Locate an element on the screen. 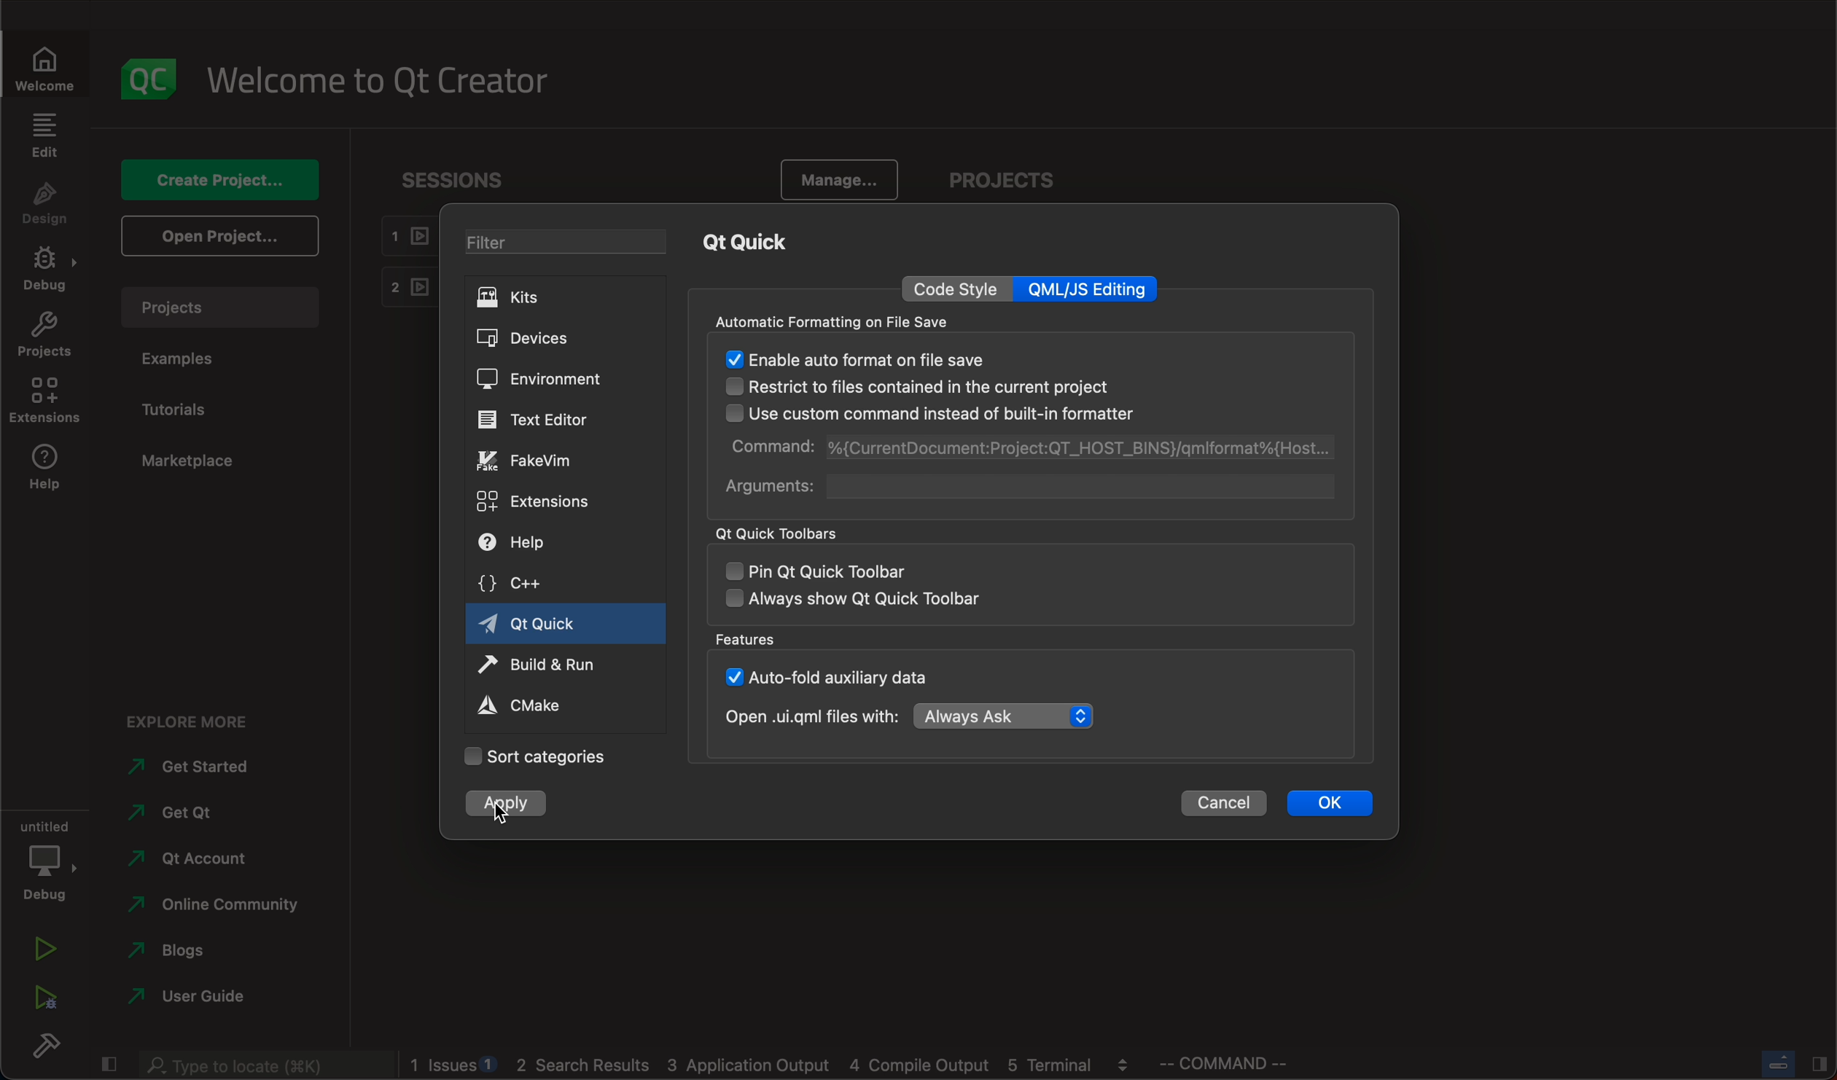 This screenshot has width=1837, height=1080. design is located at coordinates (45, 204).